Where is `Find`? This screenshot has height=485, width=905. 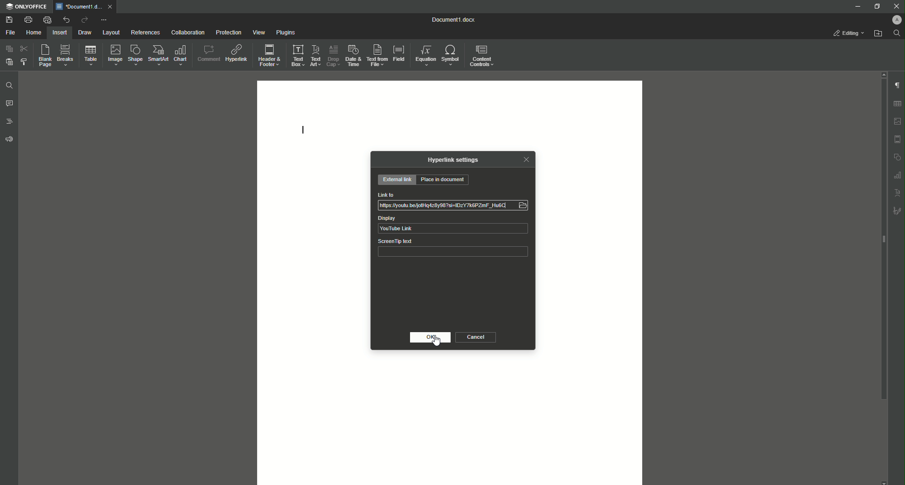 Find is located at coordinates (897, 33).